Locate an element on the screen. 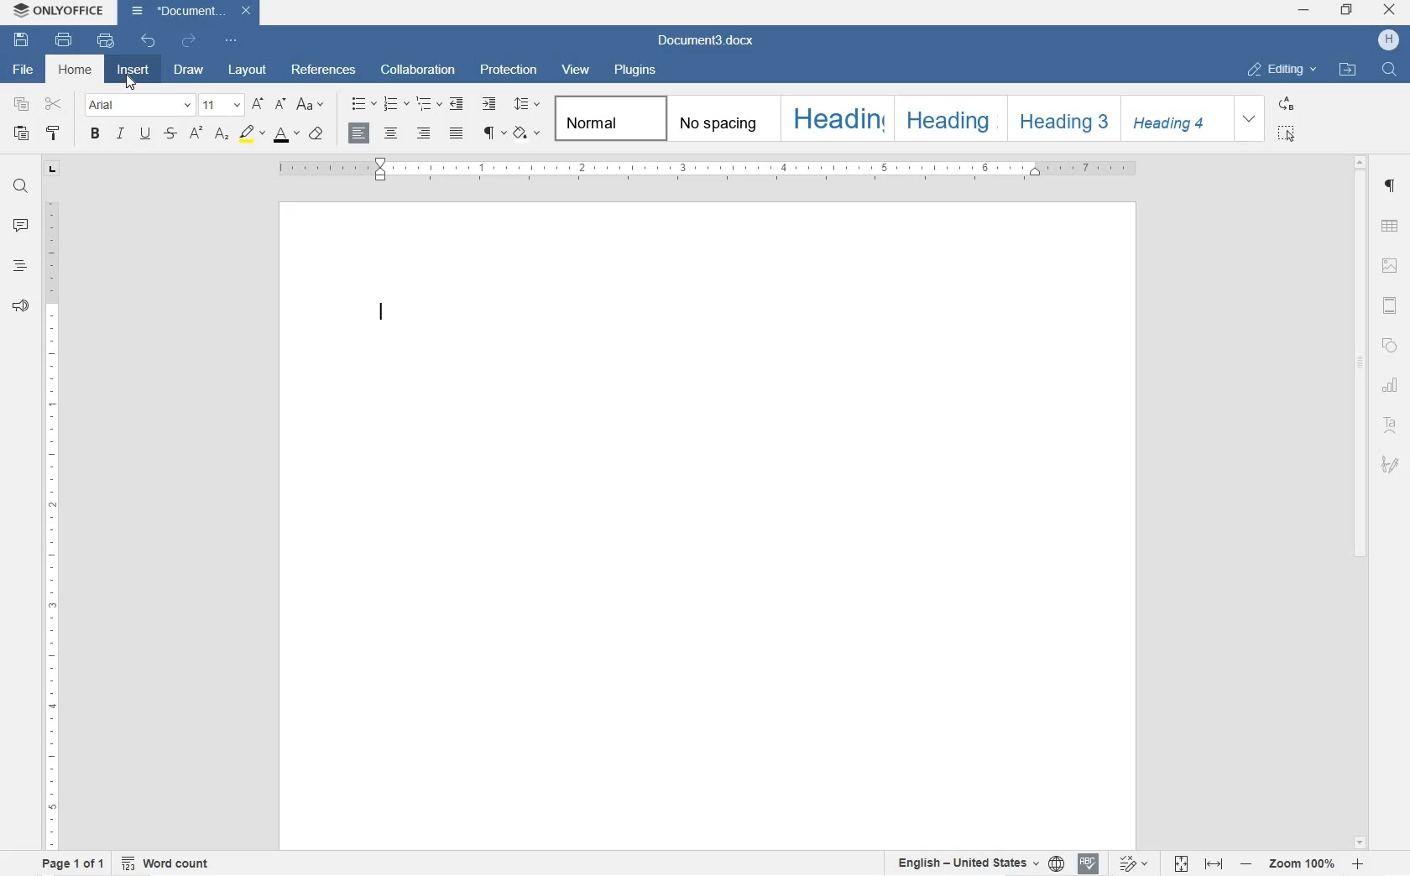  HEADING 1 is located at coordinates (837, 121).